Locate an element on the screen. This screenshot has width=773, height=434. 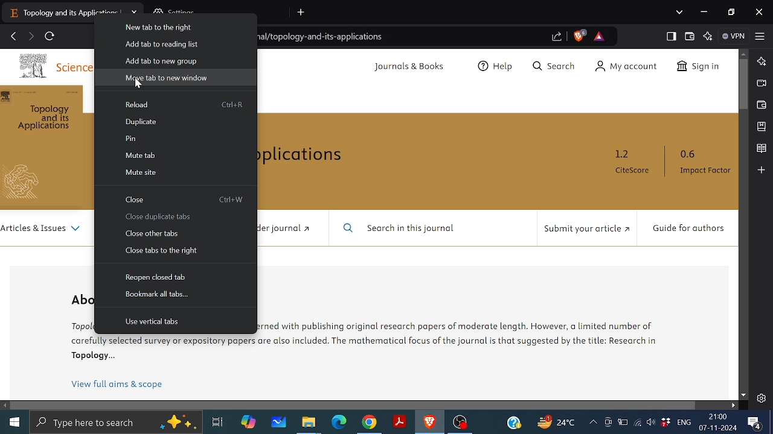
Bookmarks is located at coordinates (761, 127).